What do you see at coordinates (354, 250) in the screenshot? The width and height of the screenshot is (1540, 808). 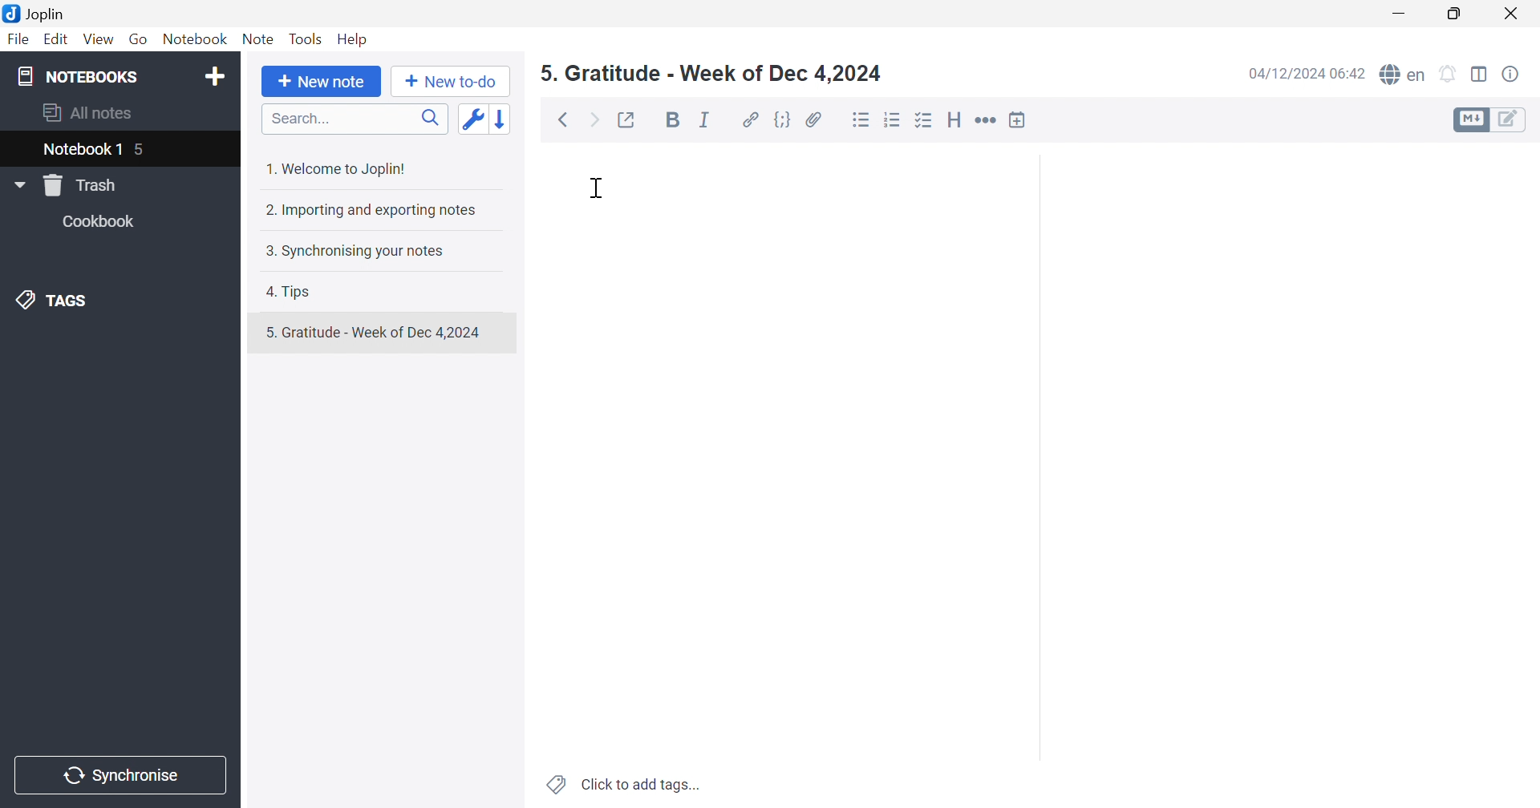 I see `3. Synchronising your notes` at bounding box center [354, 250].